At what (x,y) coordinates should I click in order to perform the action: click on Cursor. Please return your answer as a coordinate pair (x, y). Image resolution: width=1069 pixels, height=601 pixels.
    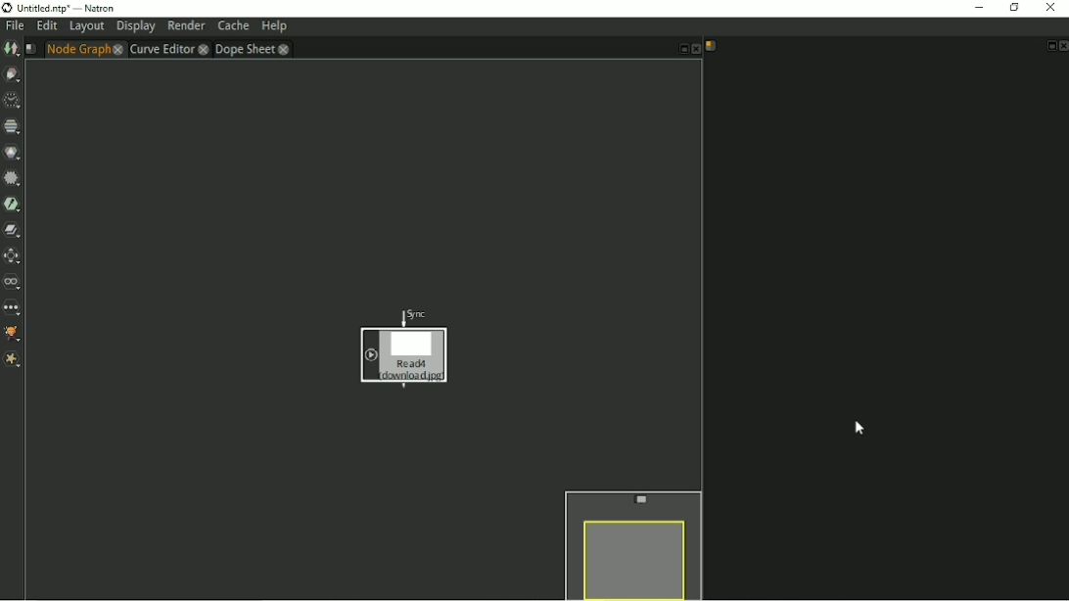
    Looking at the image, I should click on (859, 430).